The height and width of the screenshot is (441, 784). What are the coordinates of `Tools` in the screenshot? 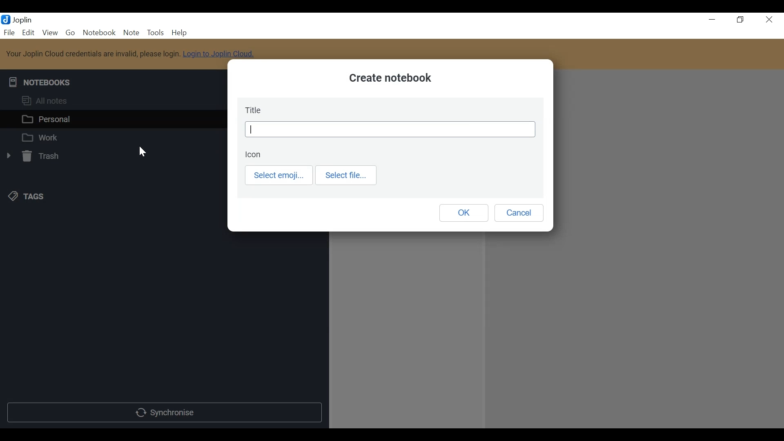 It's located at (155, 33).